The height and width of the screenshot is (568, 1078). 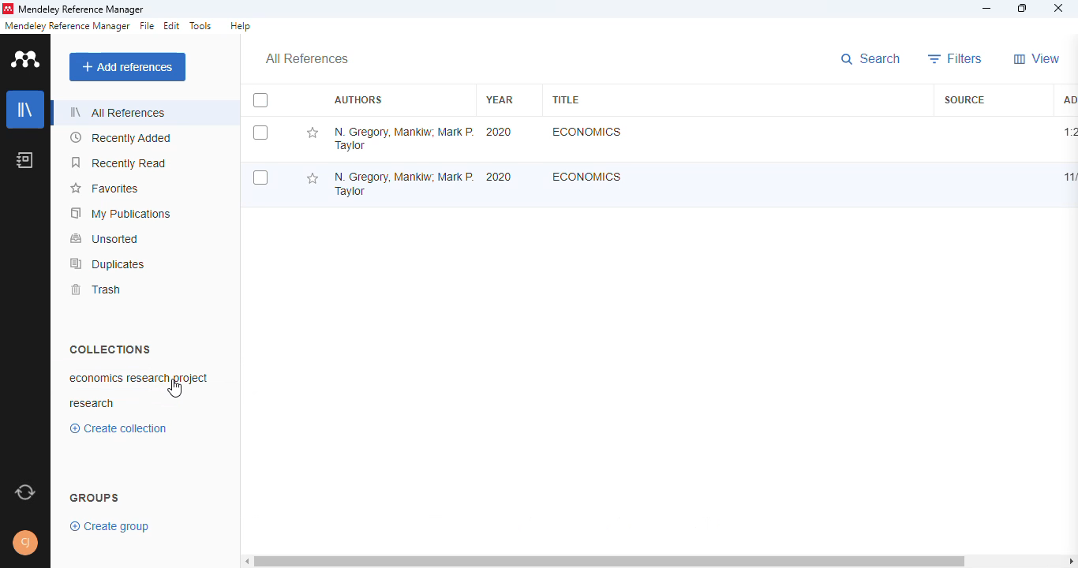 What do you see at coordinates (175, 390) in the screenshot?
I see `cursor` at bounding box center [175, 390].